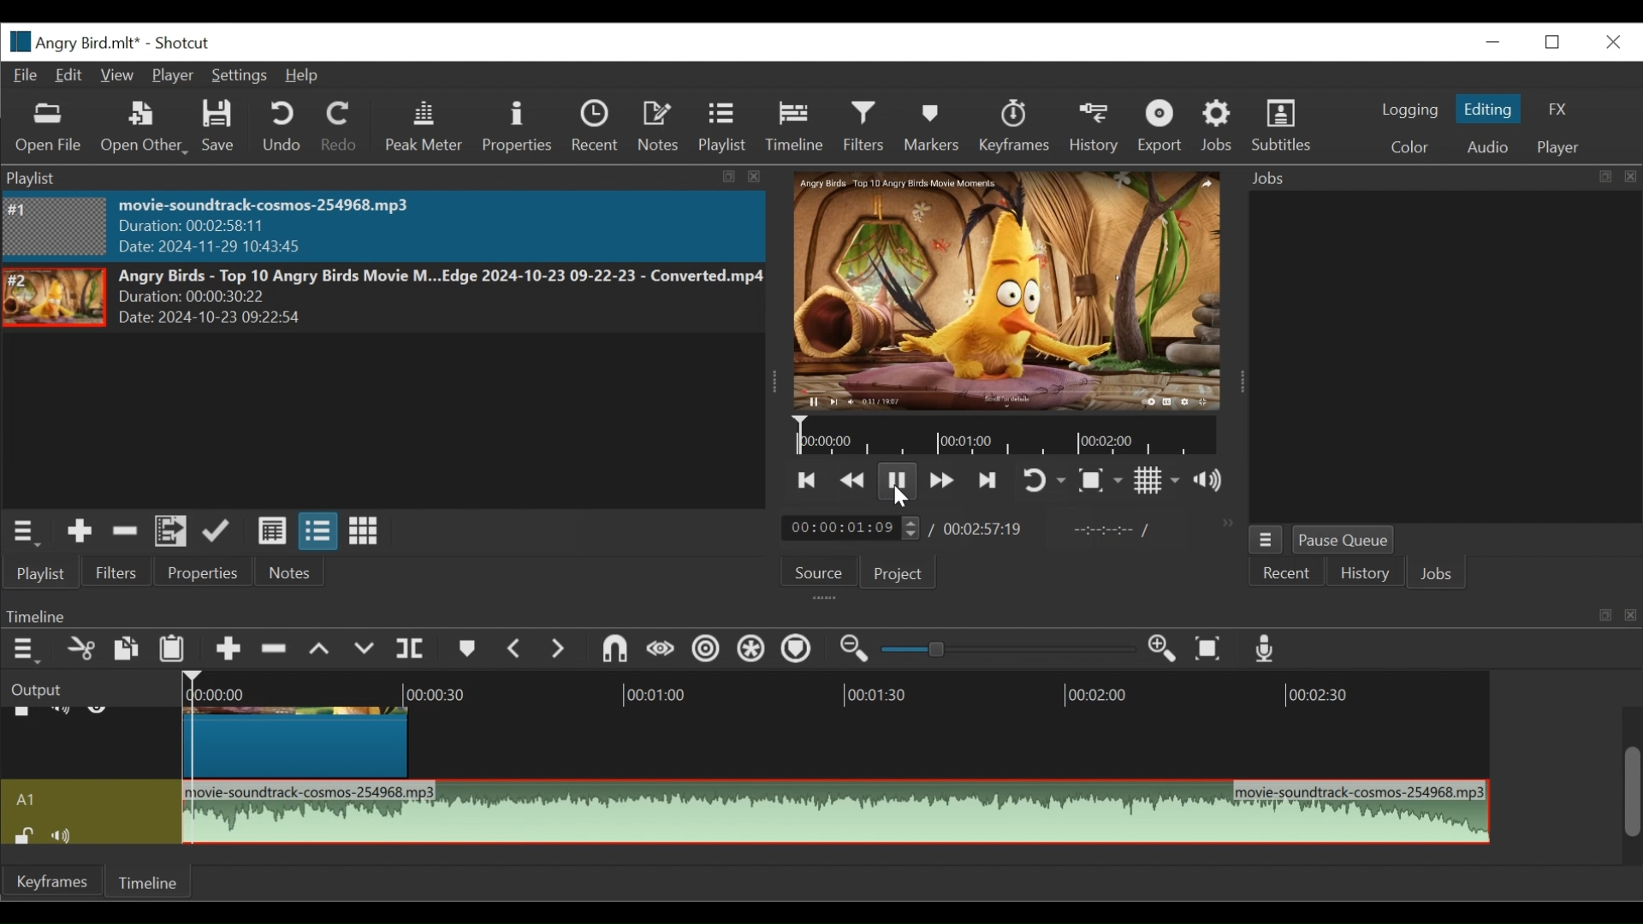  What do you see at coordinates (793, 127) in the screenshot?
I see `Timeline` at bounding box center [793, 127].